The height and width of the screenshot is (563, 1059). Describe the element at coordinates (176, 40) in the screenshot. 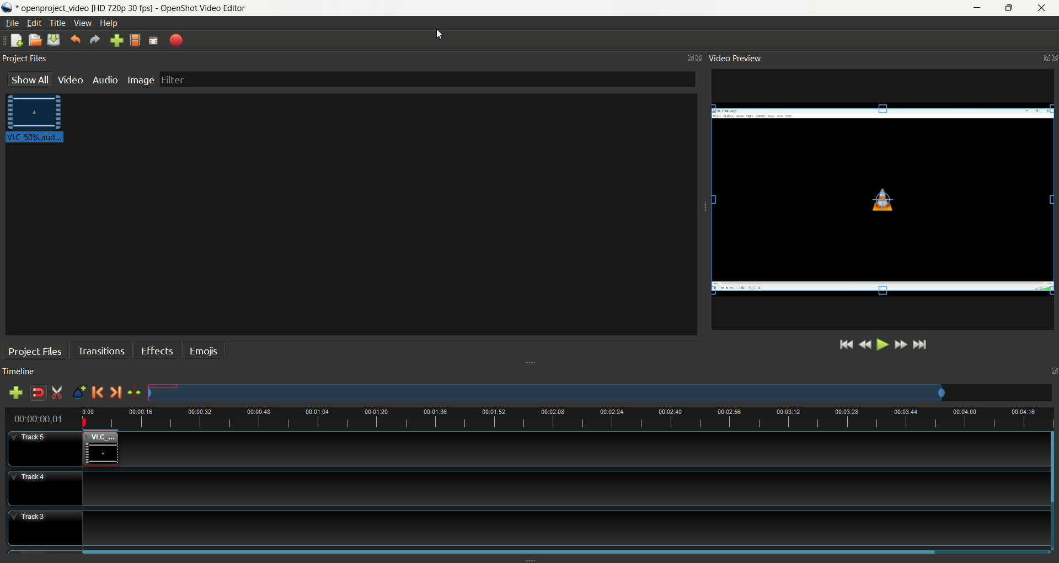

I see `export video` at that location.